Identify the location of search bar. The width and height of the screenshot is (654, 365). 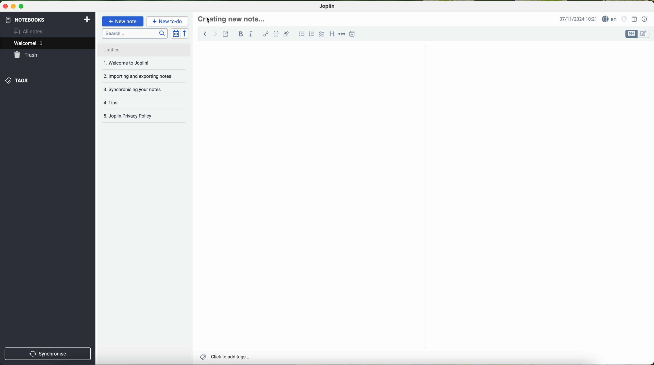
(134, 33).